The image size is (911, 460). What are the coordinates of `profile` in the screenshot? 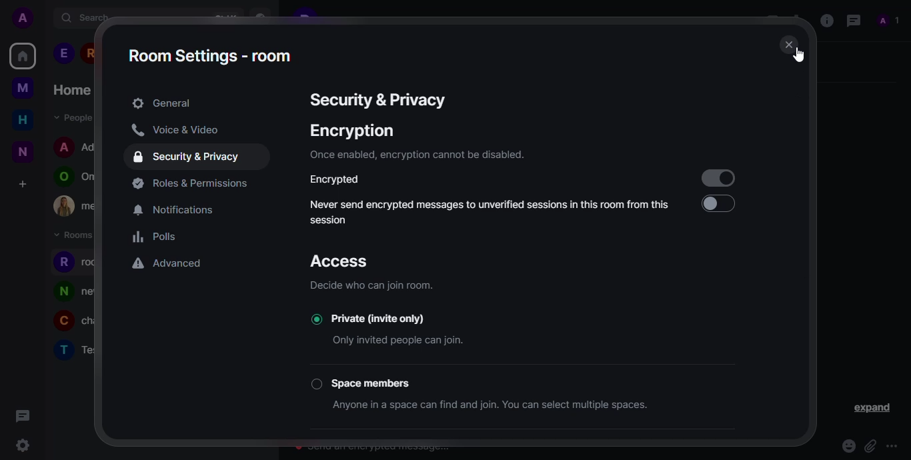 It's located at (63, 262).